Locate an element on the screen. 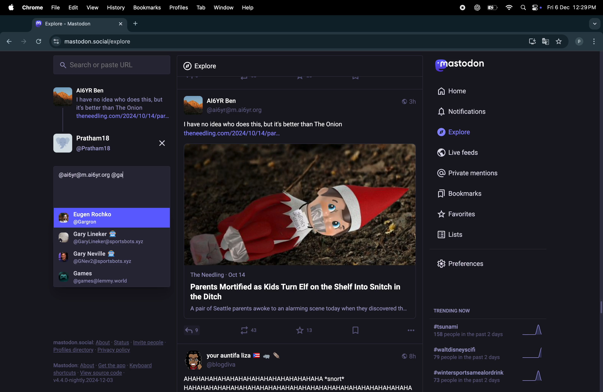  trending now is located at coordinates (458, 310).